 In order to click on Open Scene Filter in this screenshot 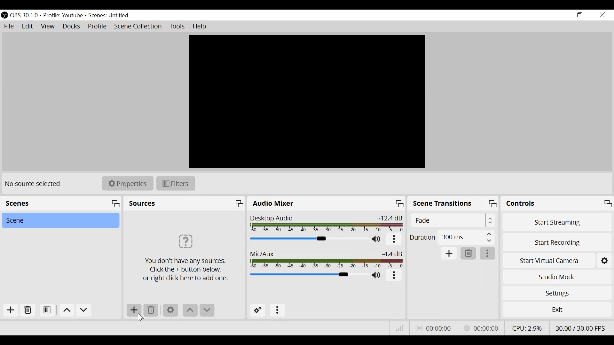, I will do `click(46, 309)`.